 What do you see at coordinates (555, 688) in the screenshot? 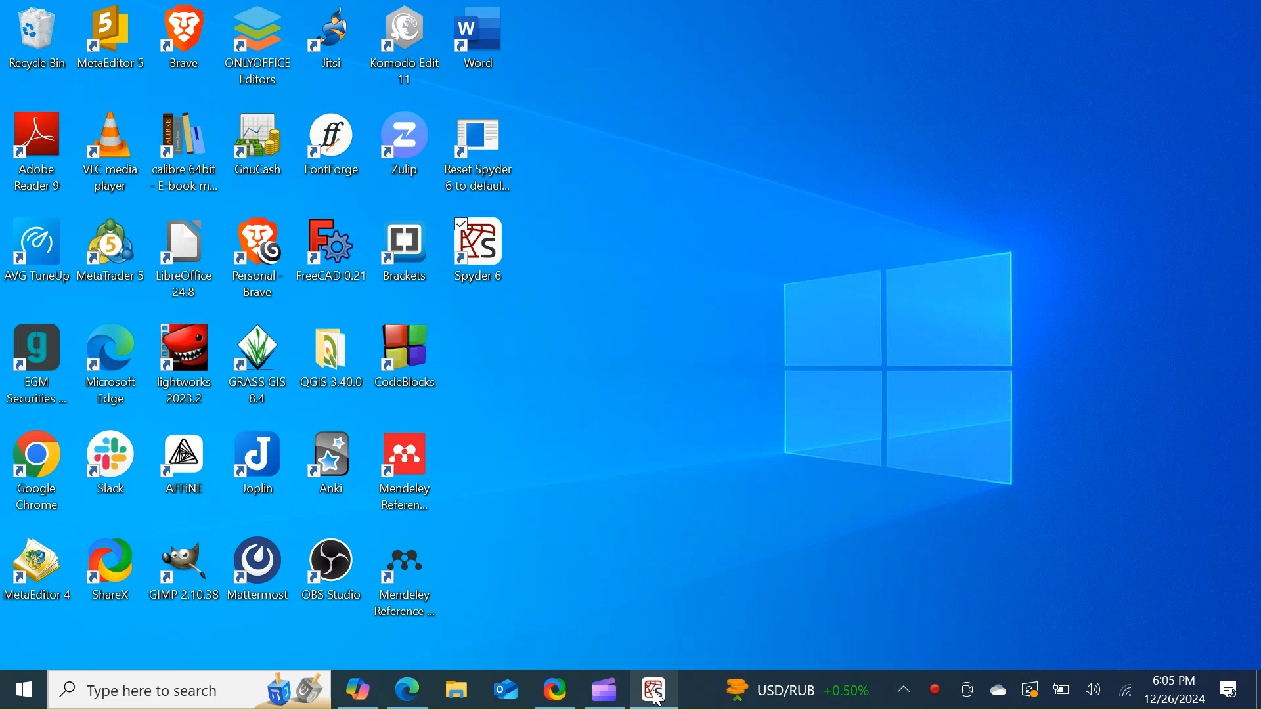
I see `Sharex Desktop Icon` at bounding box center [555, 688].